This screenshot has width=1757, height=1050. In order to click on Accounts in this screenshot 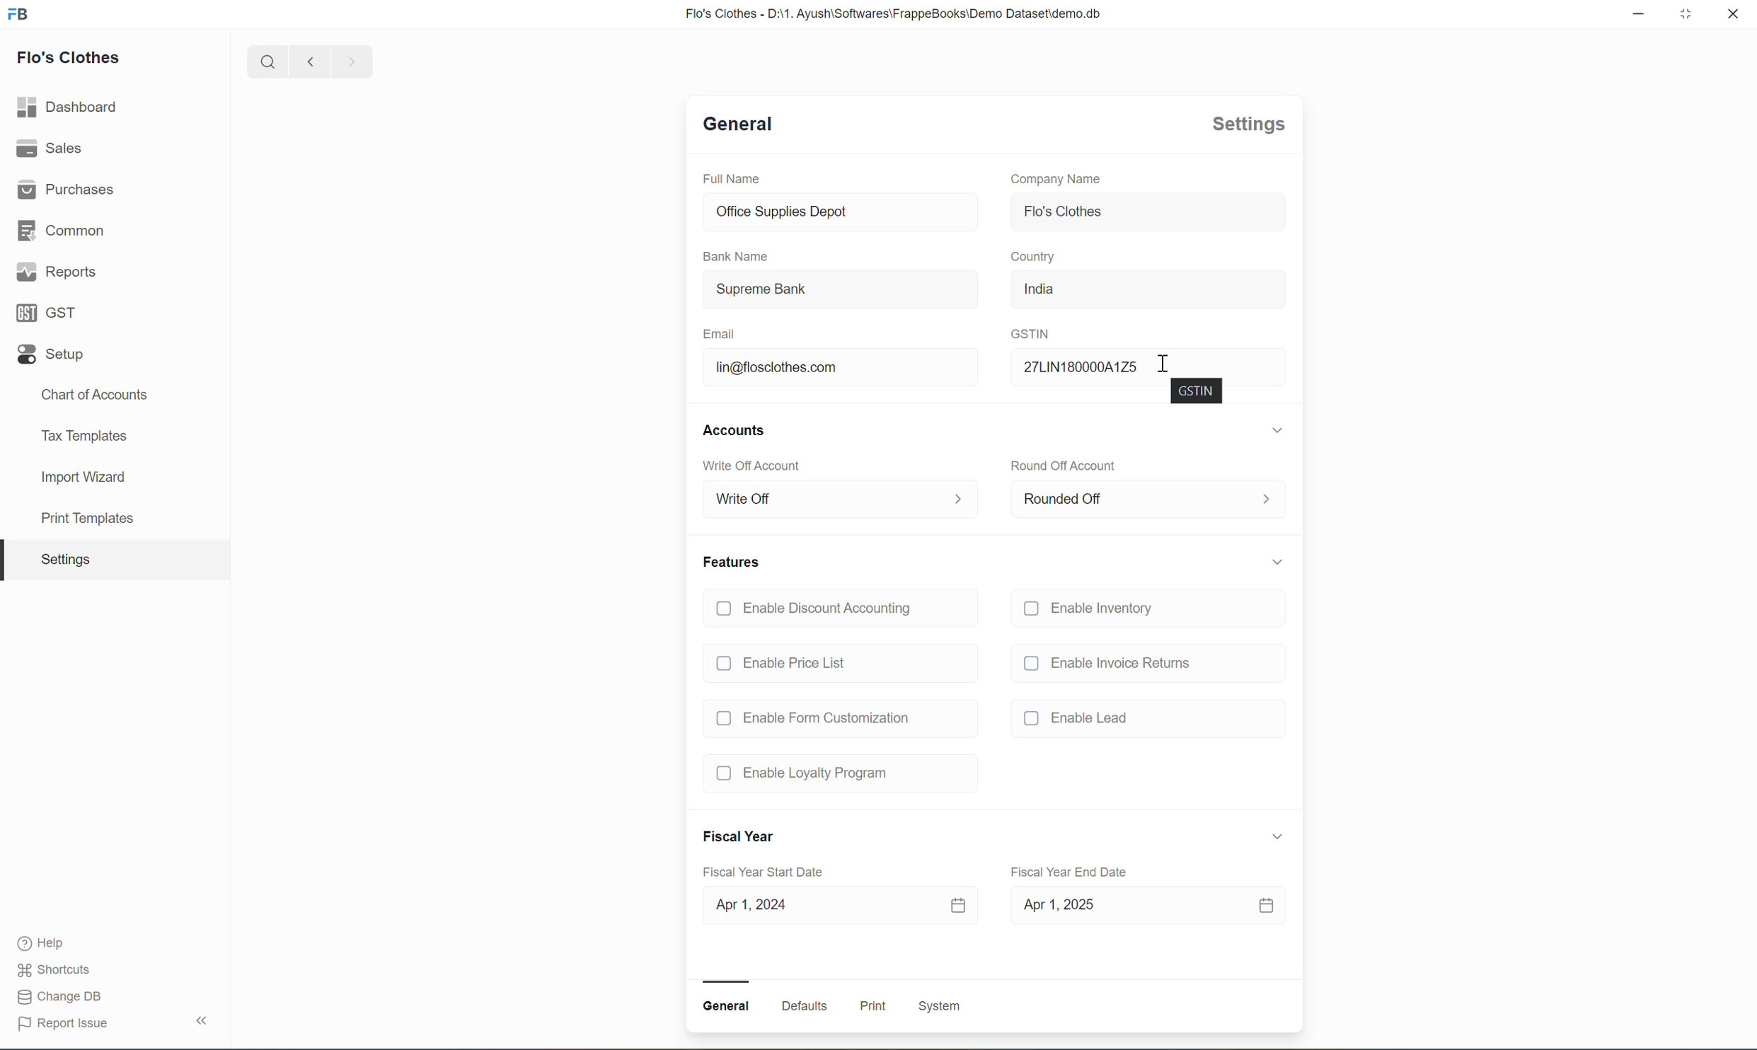, I will do `click(735, 432)`.